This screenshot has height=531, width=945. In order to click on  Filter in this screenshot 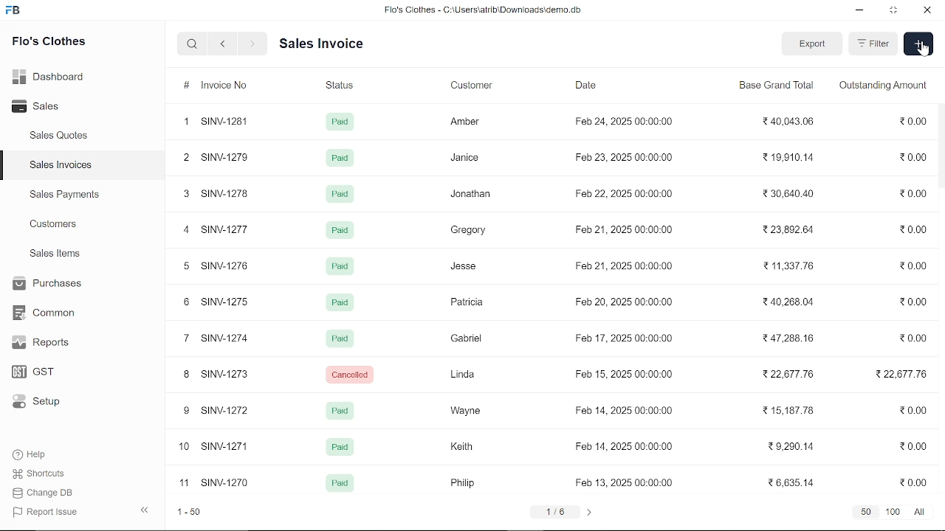, I will do `click(873, 44)`.